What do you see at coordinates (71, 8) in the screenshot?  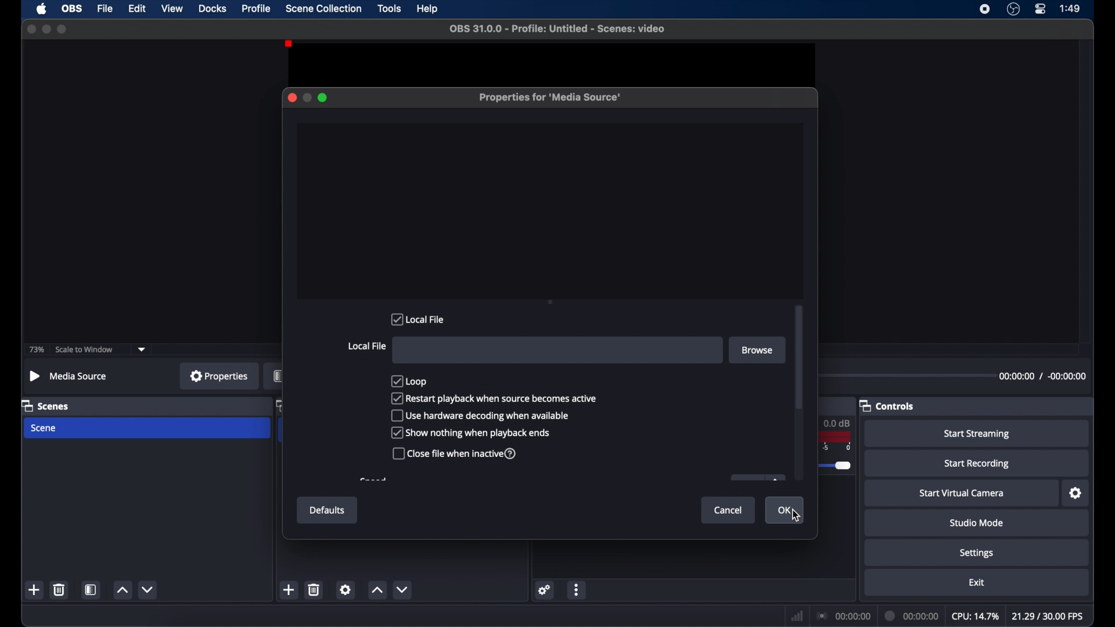 I see `obs` at bounding box center [71, 8].